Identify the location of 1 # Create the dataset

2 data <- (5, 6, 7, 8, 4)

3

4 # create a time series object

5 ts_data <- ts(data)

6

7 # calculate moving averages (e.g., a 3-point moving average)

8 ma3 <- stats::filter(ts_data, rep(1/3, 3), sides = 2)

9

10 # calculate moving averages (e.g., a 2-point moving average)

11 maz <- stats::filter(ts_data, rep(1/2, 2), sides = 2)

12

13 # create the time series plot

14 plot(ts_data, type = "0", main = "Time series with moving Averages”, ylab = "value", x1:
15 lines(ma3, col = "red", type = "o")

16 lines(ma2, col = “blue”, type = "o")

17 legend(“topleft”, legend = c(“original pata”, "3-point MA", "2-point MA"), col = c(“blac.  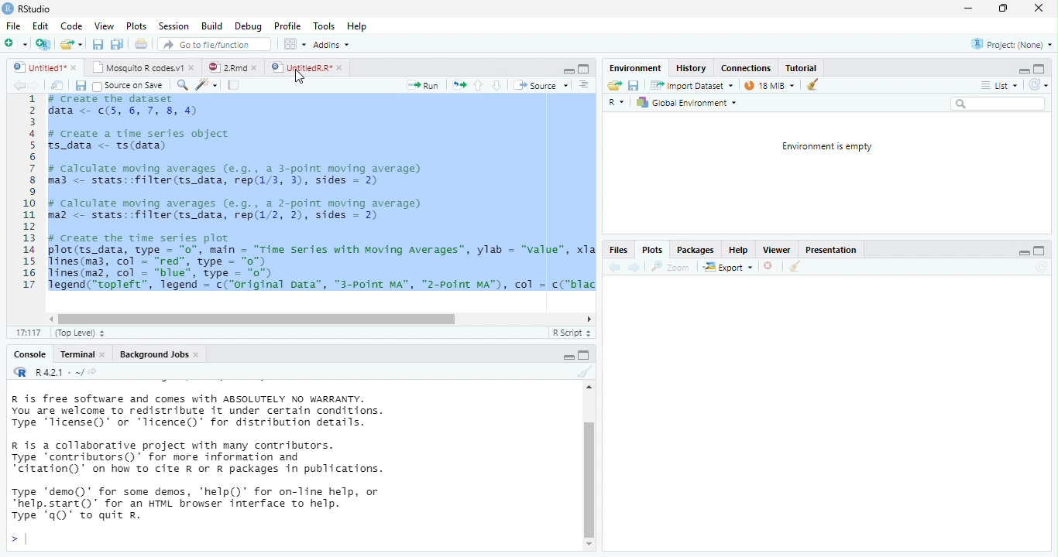
(307, 197).